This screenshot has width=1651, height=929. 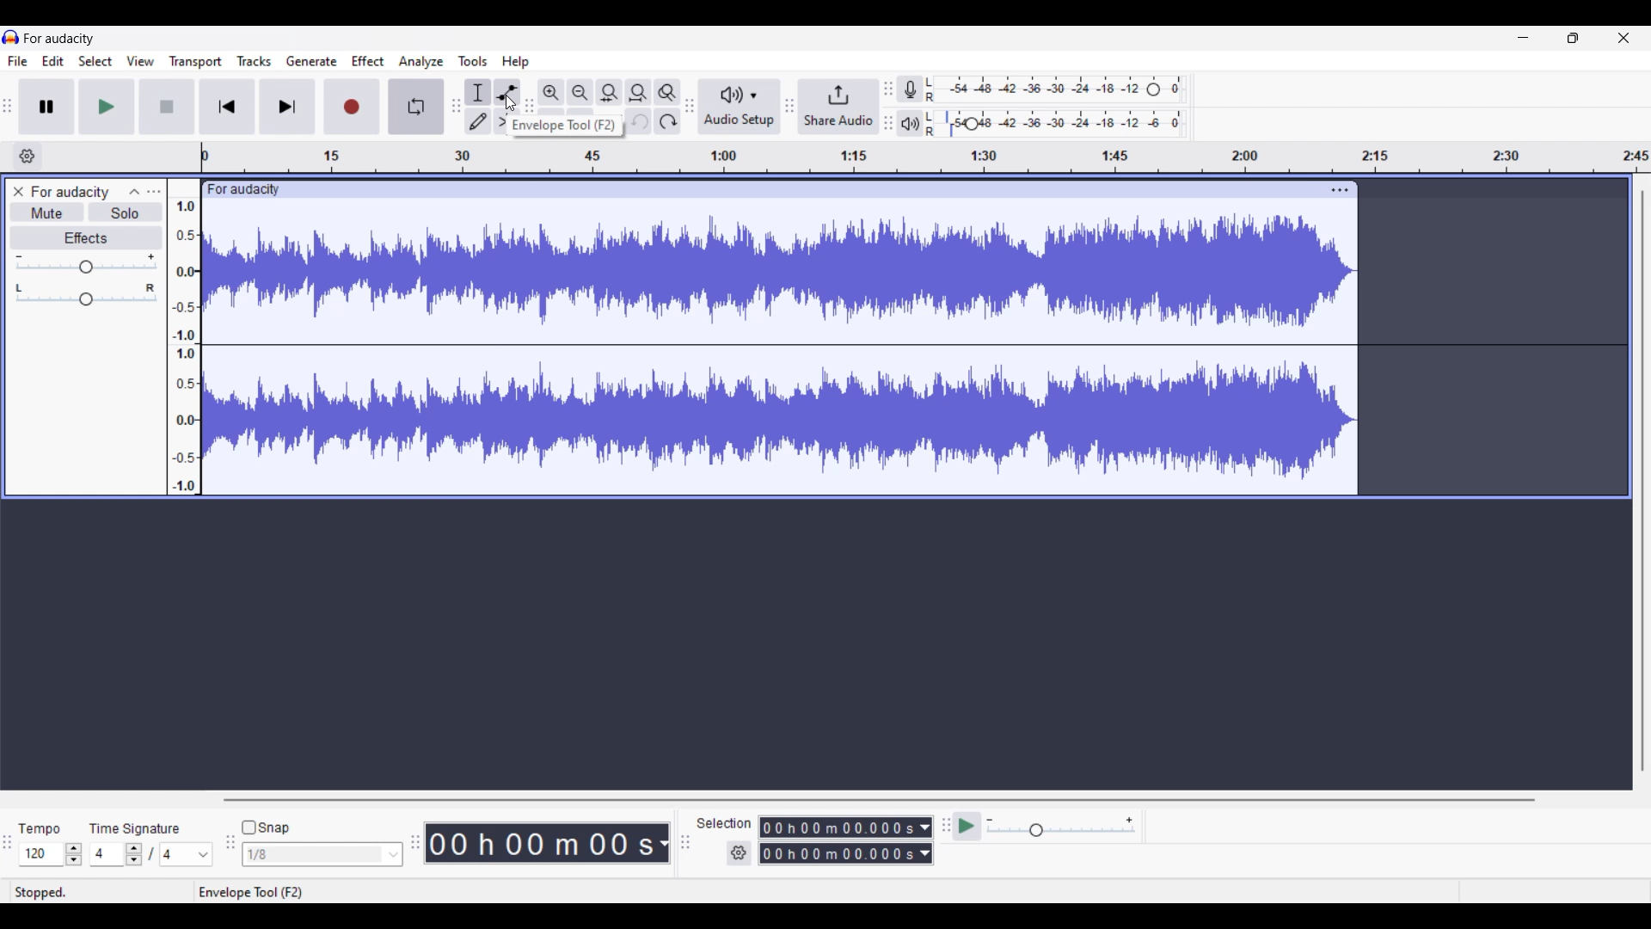 I want to click on time signature, so click(x=134, y=829).